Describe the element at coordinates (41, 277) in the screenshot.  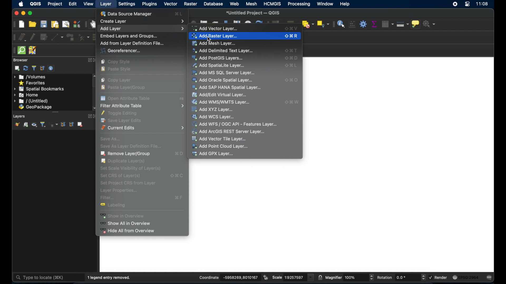
I see `type to locate` at that location.